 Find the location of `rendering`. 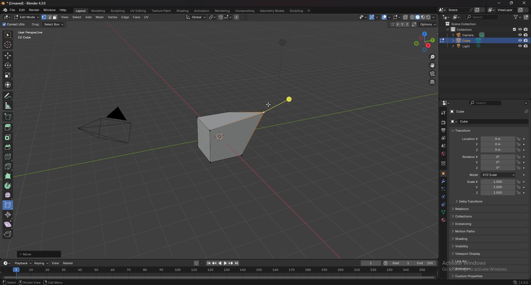

rendering is located at coordinates (223, 11).